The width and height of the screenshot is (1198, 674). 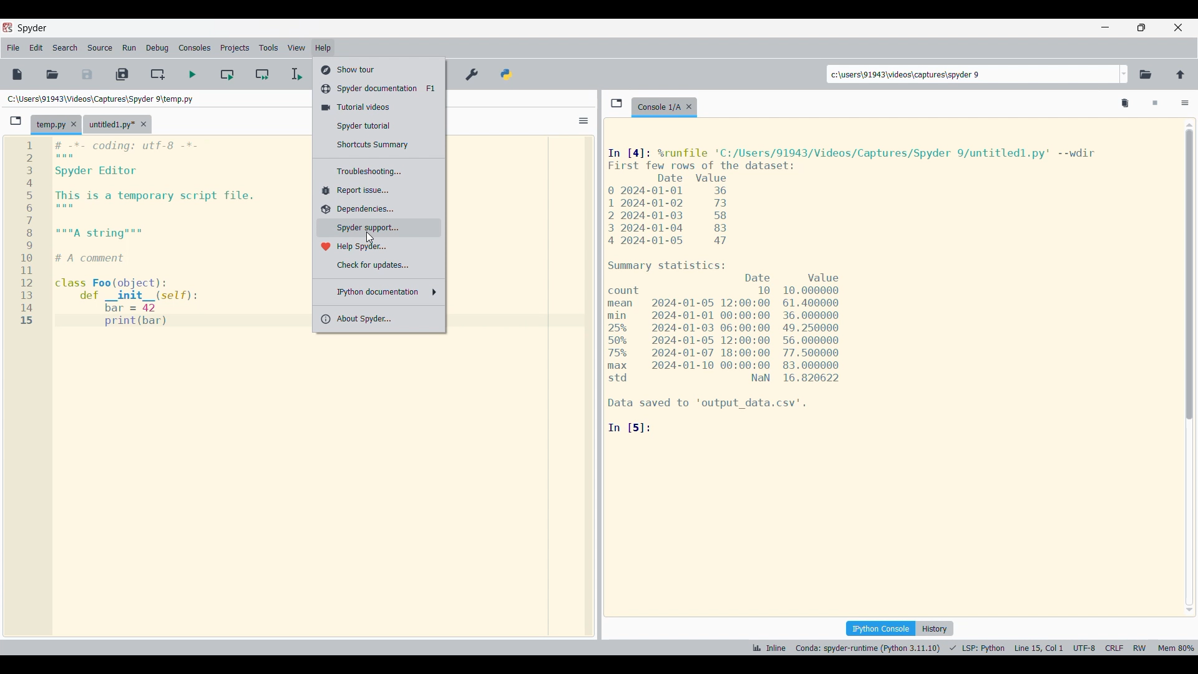 I want to click on File menu, so click(x=14, y=48).